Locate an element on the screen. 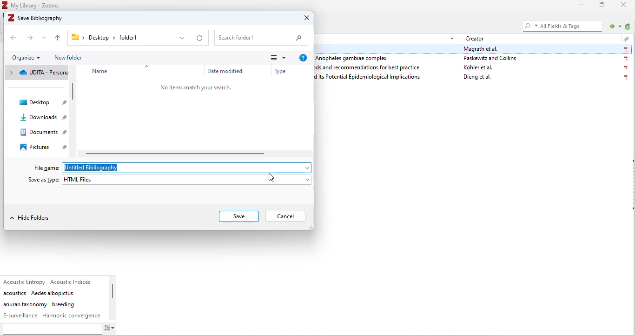  save is located at coordinates (238, 217).